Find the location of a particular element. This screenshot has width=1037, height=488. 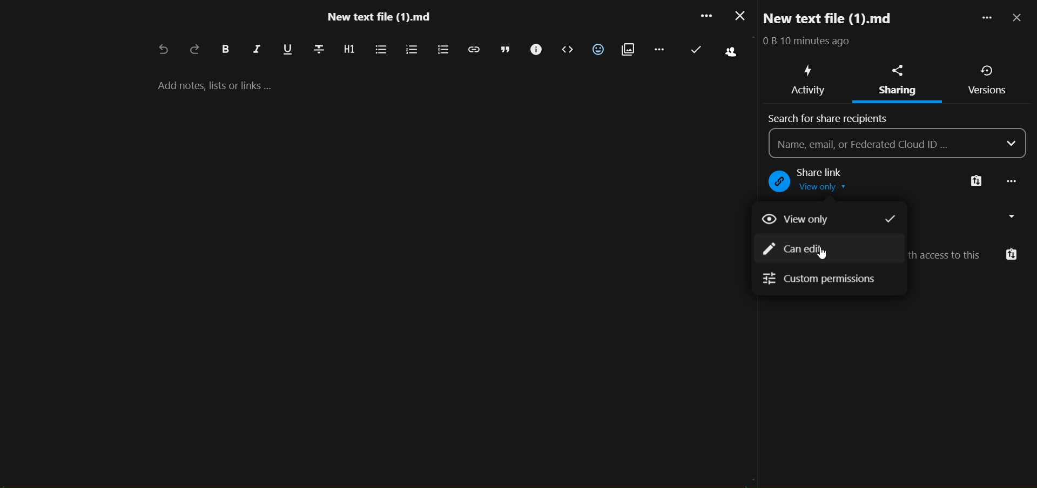

last saved is located at coordinates (697, 50).